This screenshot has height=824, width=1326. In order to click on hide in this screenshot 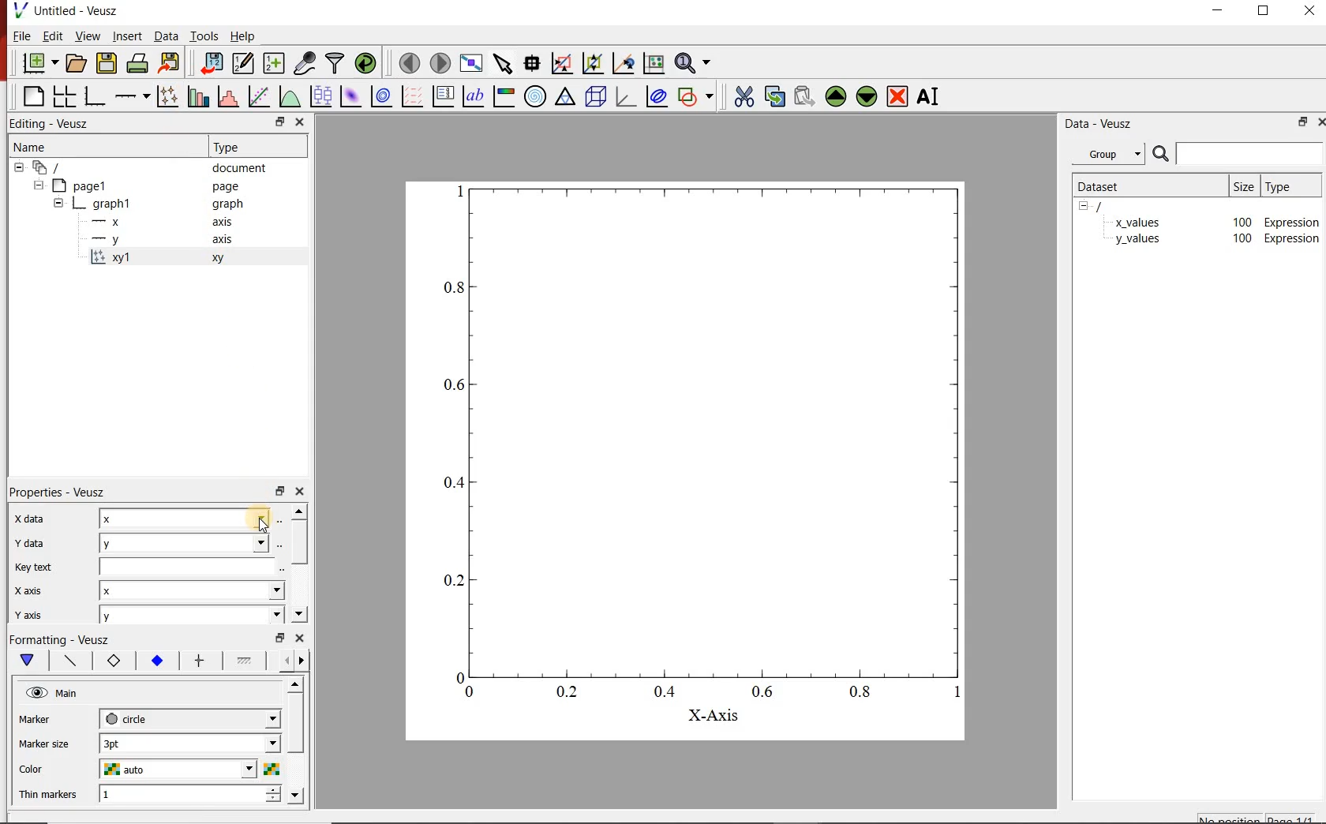, I will do `click(19, 167)`.